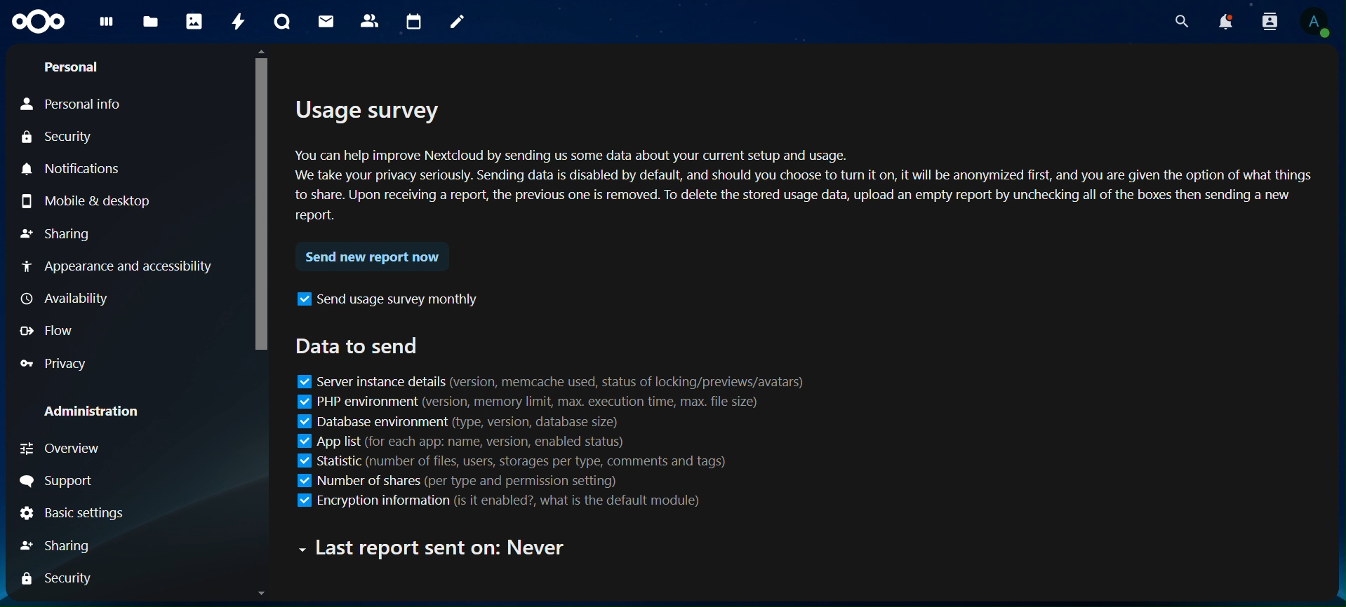 This screenshot has height=607, width=1346. I want to click on Personal, so click(70, 67).